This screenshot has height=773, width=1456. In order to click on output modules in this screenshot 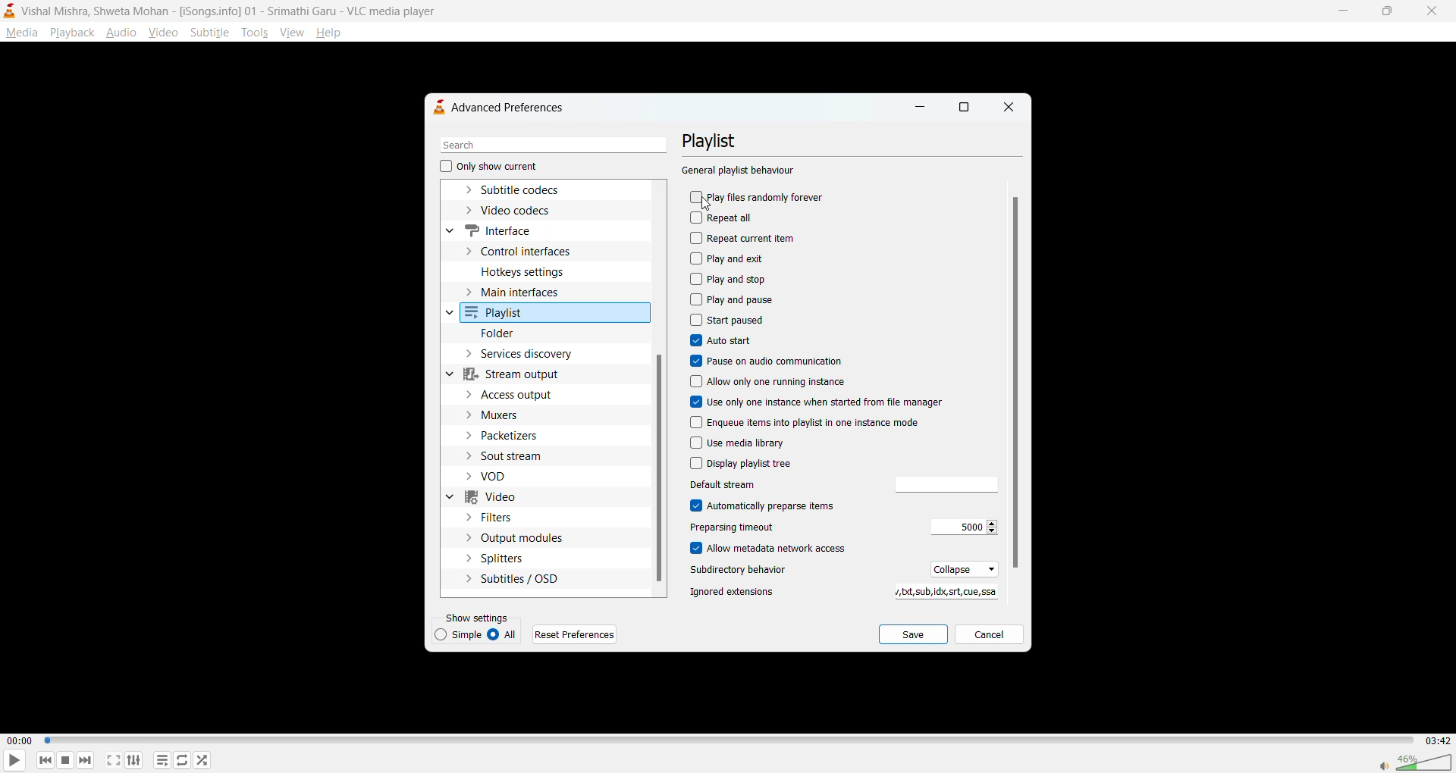, I will do `click(516, 538)`.